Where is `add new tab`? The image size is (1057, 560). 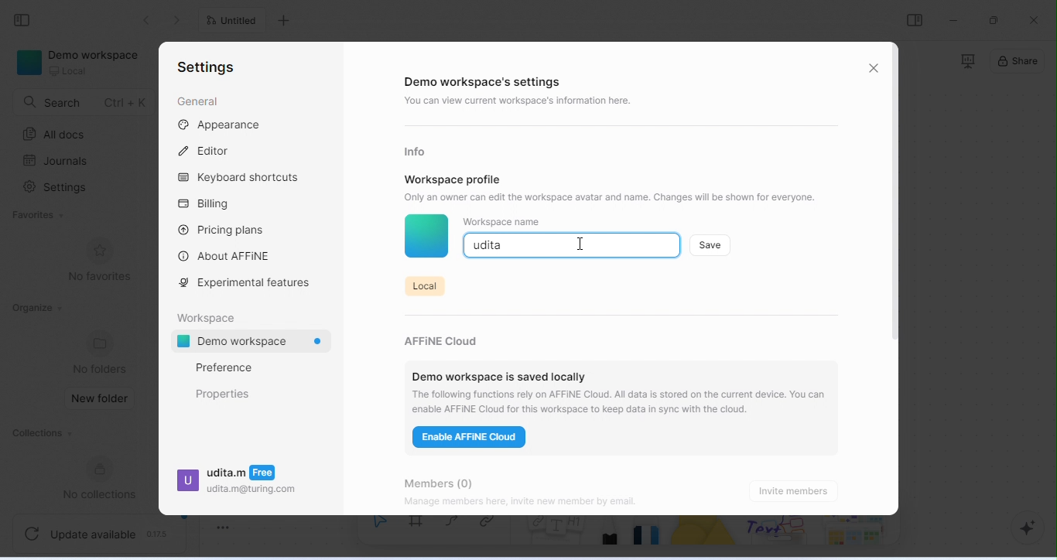
add new tab is located at coordinates (286, 21).